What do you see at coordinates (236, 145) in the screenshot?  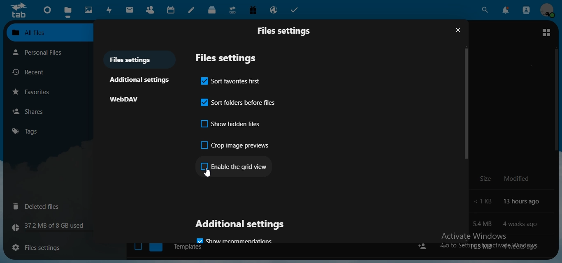 I see `crop image previews` at bounding box center [236, 145].